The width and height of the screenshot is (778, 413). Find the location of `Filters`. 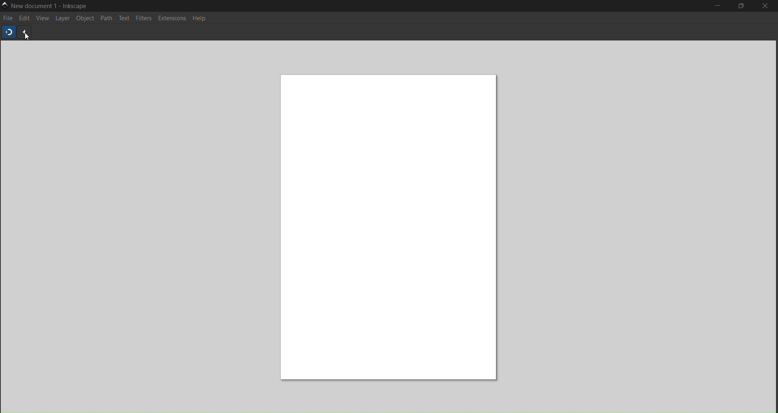

Filters is located at coordinates (143, 18).